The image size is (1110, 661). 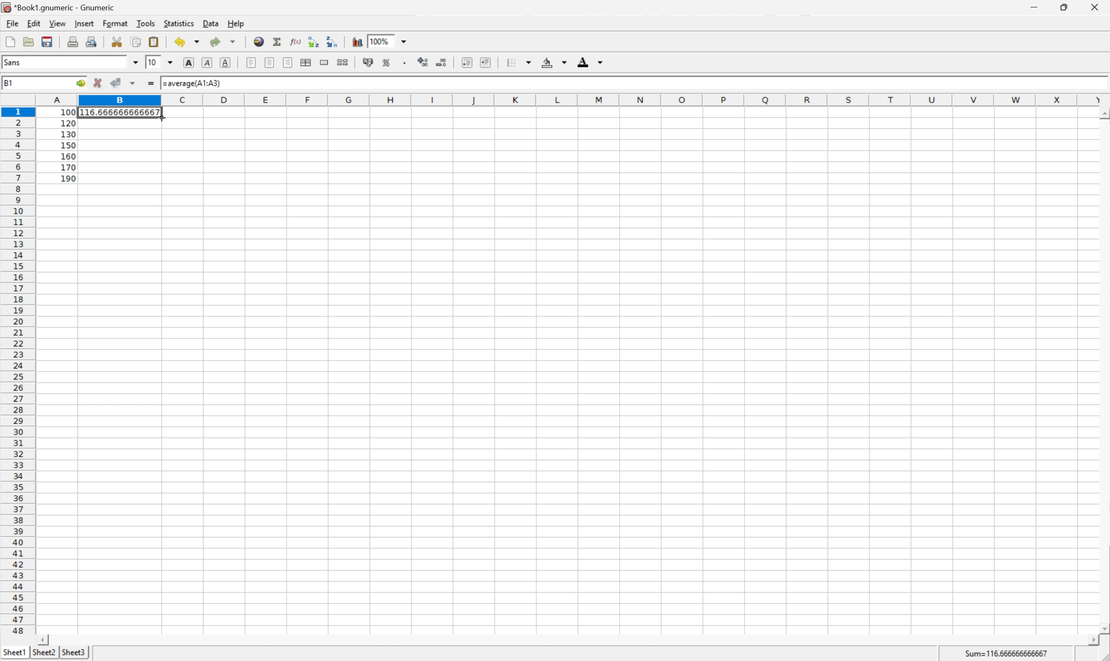 What do you see at coordinates (76, 653) in the screenshot?
I see `Sheet3` at bounding box center [76, 653].